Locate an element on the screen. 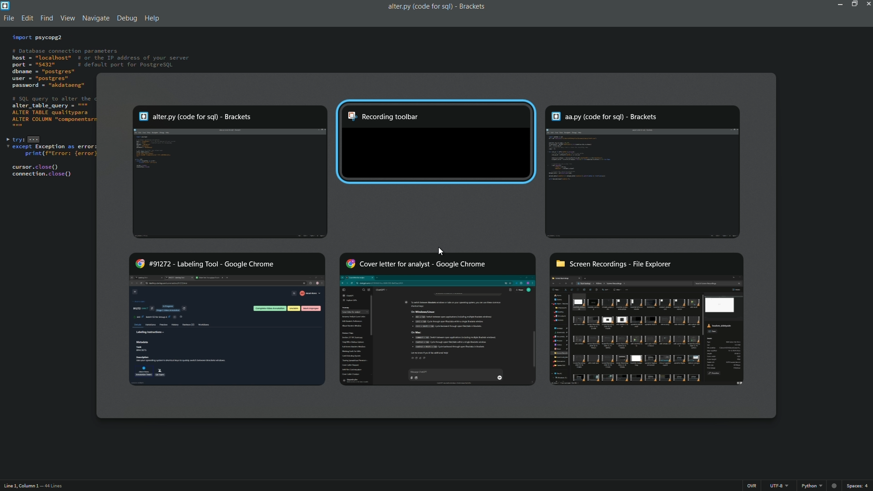  ins is located at coordinates (752, 486).